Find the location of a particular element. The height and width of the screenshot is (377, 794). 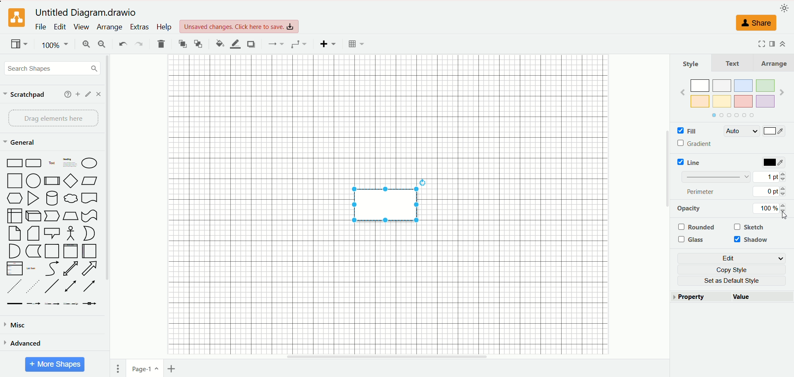

help is located at coordinates (68, 94).